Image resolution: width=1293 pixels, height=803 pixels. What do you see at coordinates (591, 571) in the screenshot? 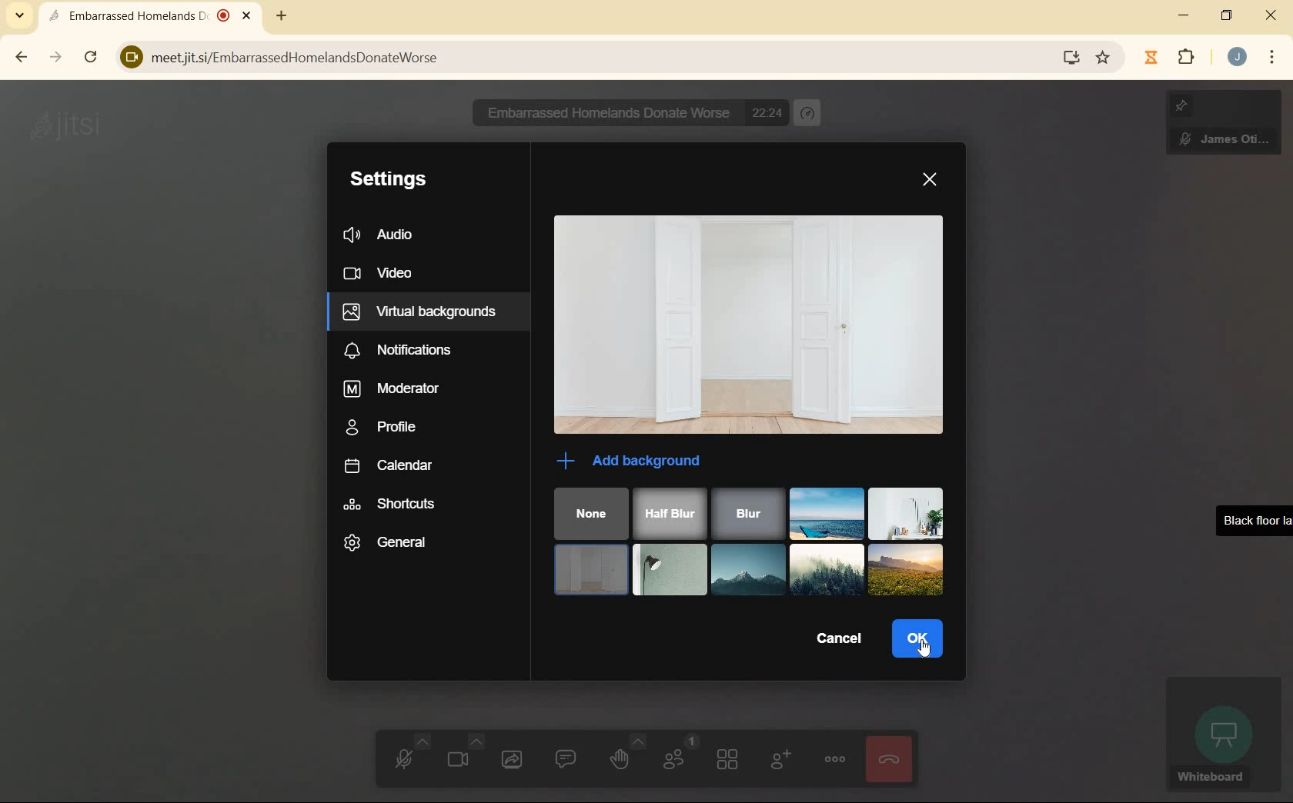
I see `white empty room` at bounding box center [591, 571].